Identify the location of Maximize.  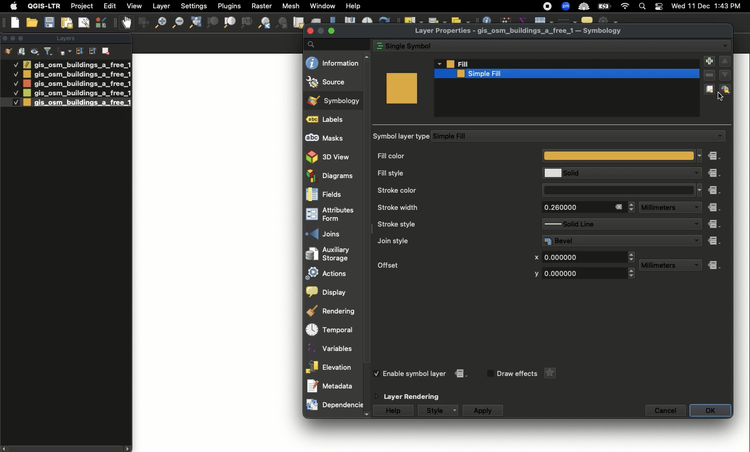
(23, 38).